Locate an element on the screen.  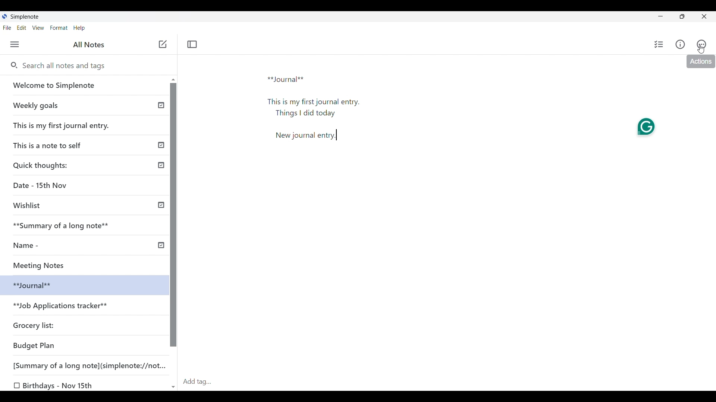
Budget Plan is located at coordinates (34, 345).